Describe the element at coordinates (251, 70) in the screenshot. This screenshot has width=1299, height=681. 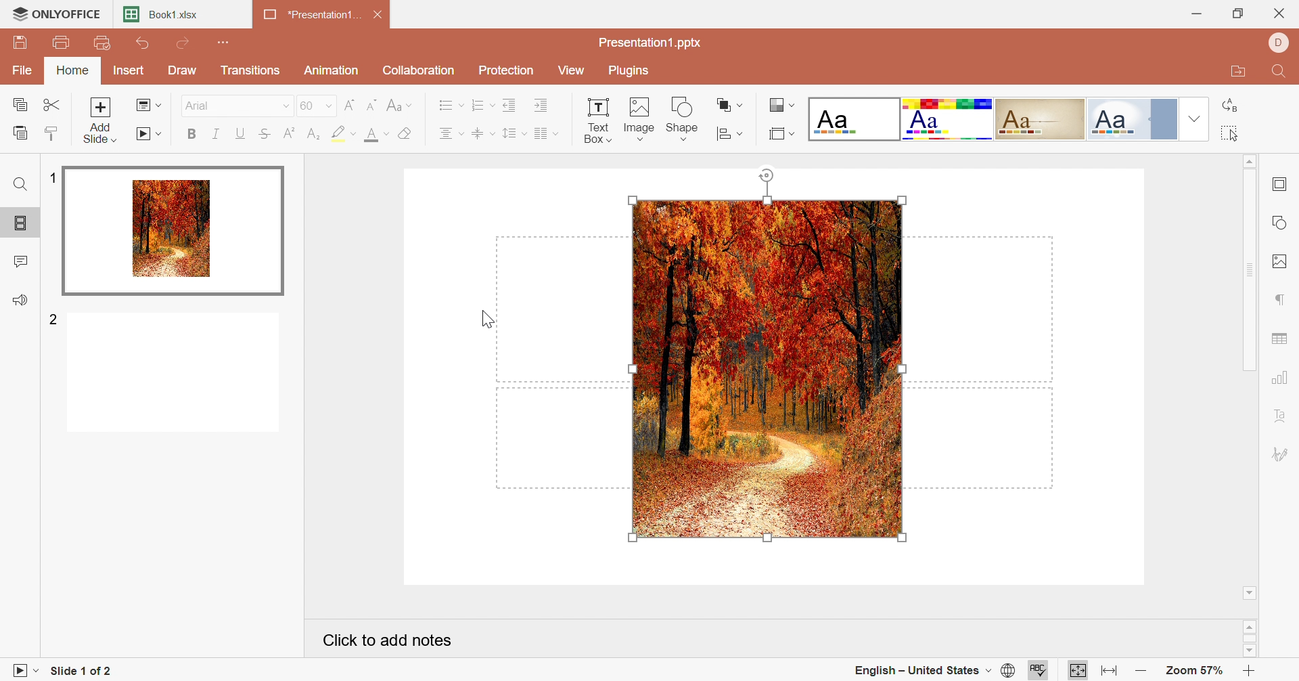
I see `Transitions` at that location.